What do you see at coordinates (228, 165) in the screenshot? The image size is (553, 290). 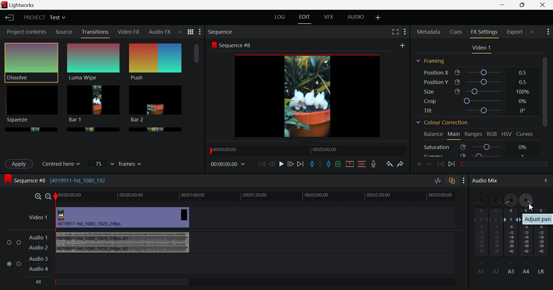 I see `Frame Time` at bounding box center [228, 165].